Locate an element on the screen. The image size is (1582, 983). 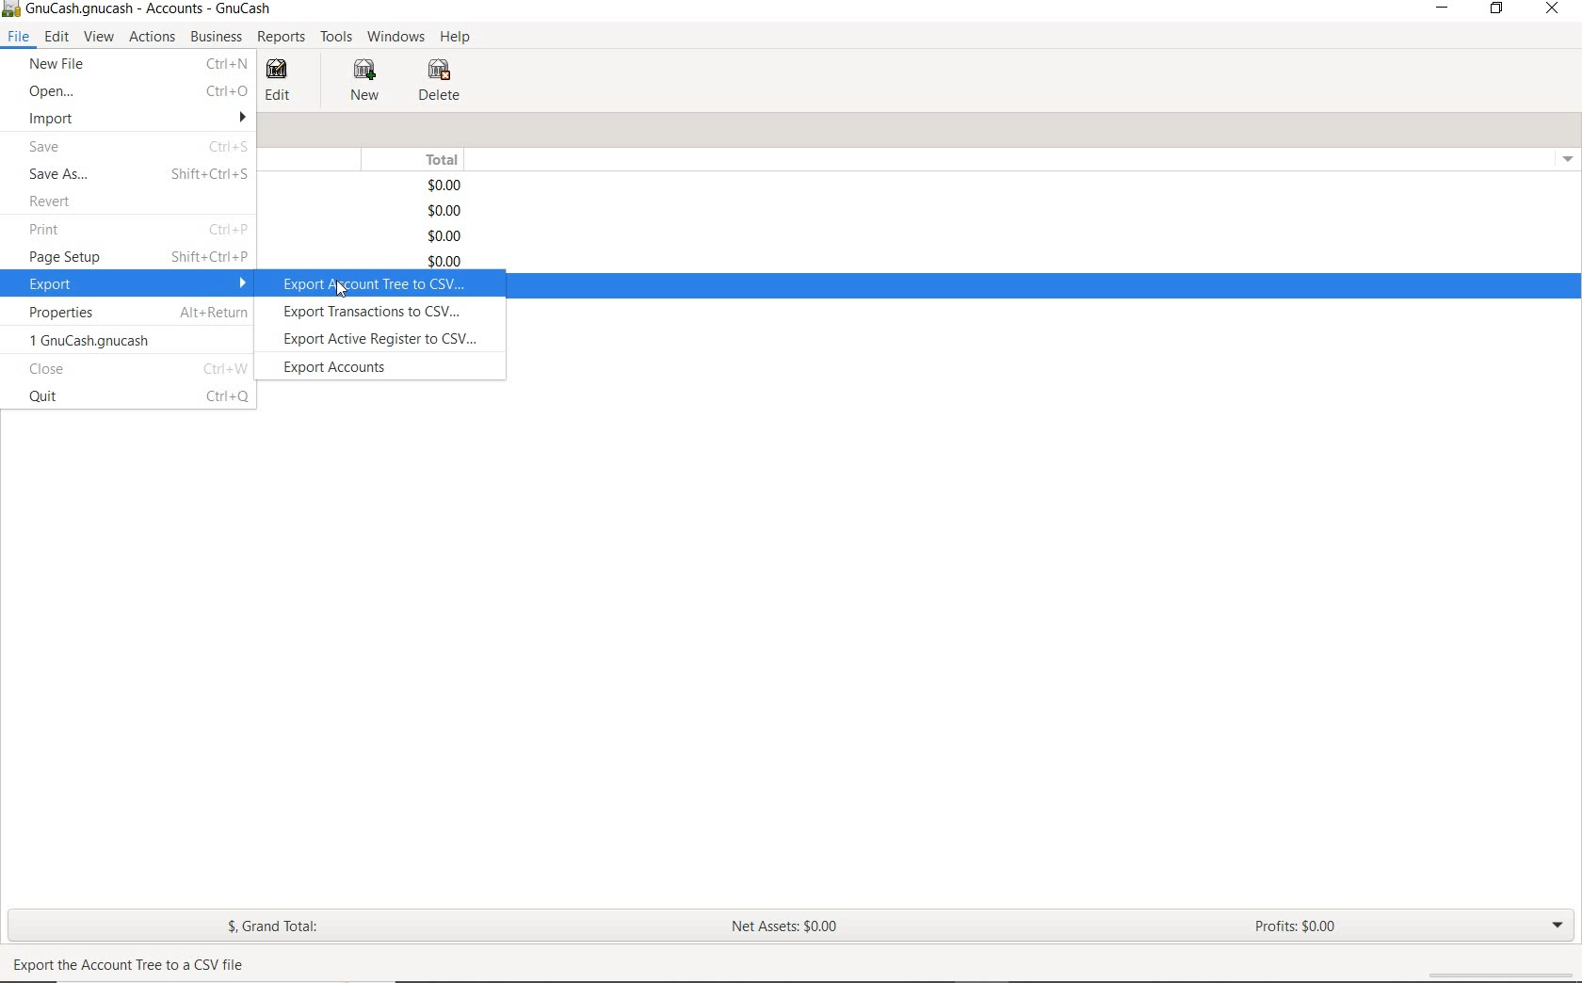
export accounts is located at coordinates (357, 367).